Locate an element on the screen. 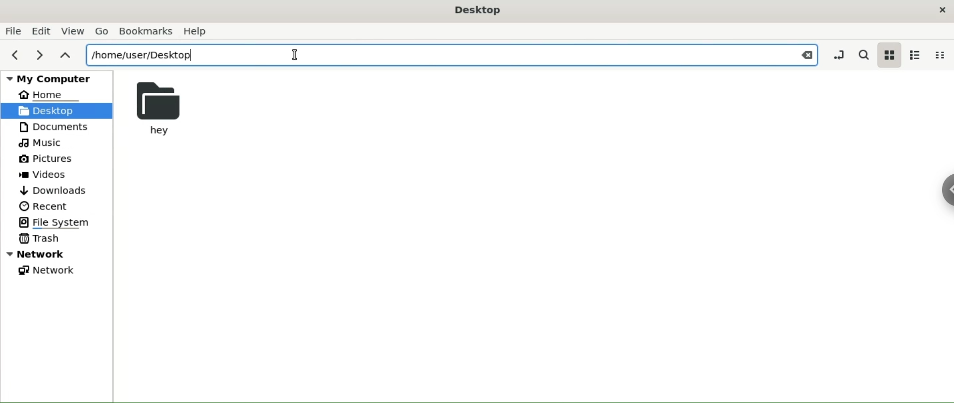 The image size is (954, 403). home is located at coordinates (49, 94).